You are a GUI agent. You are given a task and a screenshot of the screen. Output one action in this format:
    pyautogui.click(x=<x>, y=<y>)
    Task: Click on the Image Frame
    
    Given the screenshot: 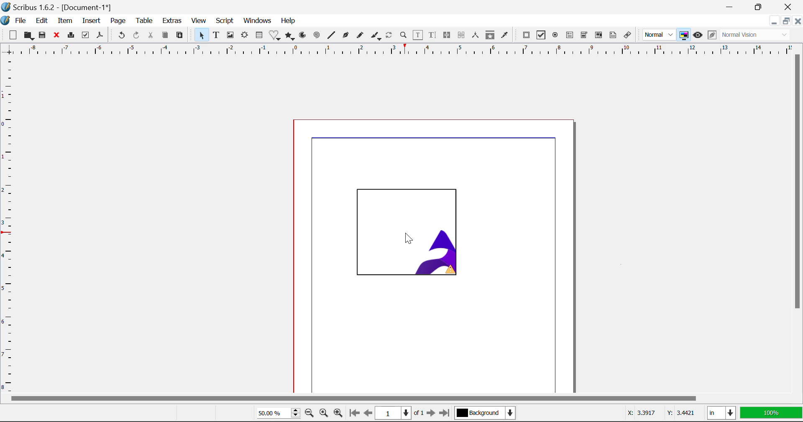 What is the action you would take?
    pyautogui.click(x=412, y=233)
    